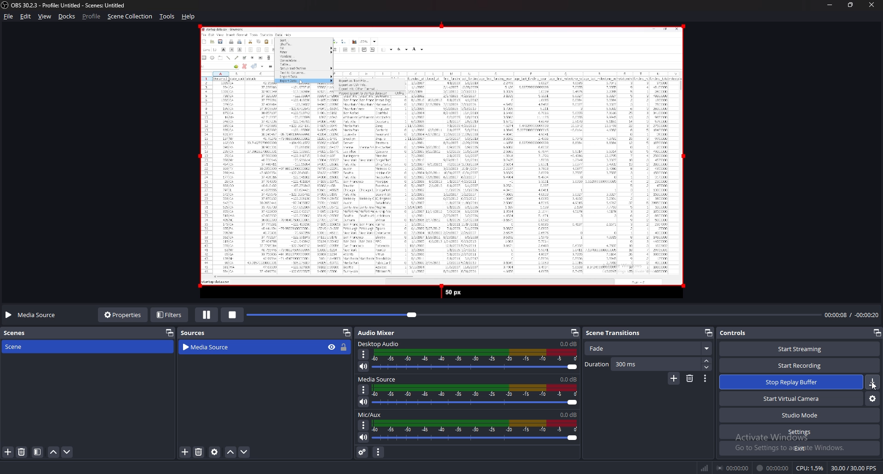 This screenshot has height=474, width=883. Describe the element at coordinates (708, 368) in the screenshot. I see `decrease duration` at that location.